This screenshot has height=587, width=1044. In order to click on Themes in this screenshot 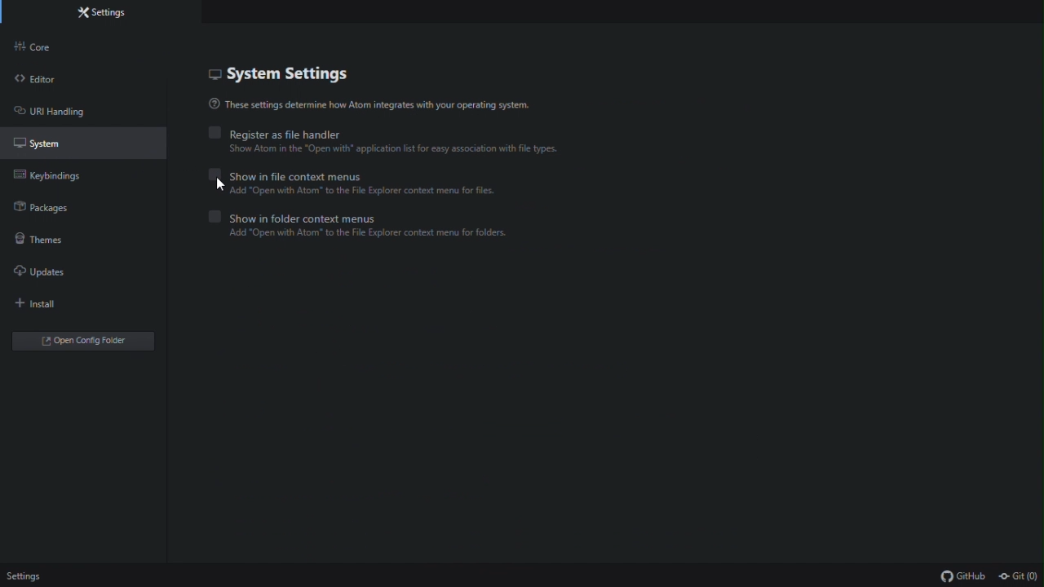, I will do `click(52, 240)`.